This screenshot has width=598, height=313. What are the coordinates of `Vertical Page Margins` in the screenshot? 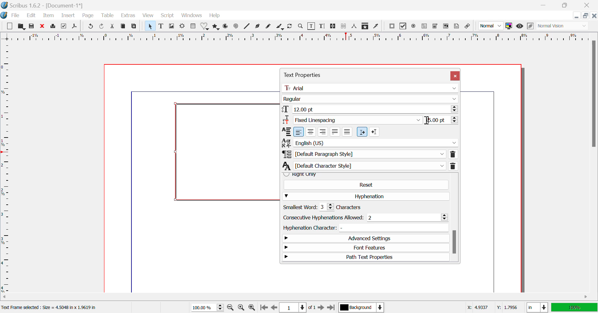 It's located at (297, 37).